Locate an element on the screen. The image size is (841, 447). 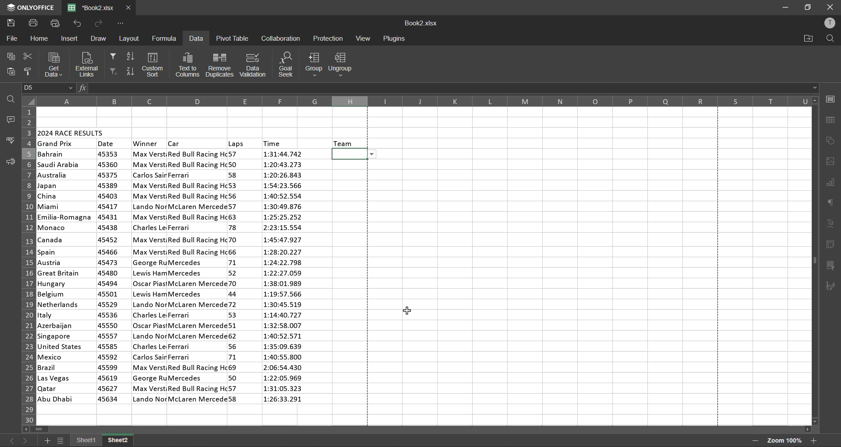
filename is located at coordinates (94, 7).